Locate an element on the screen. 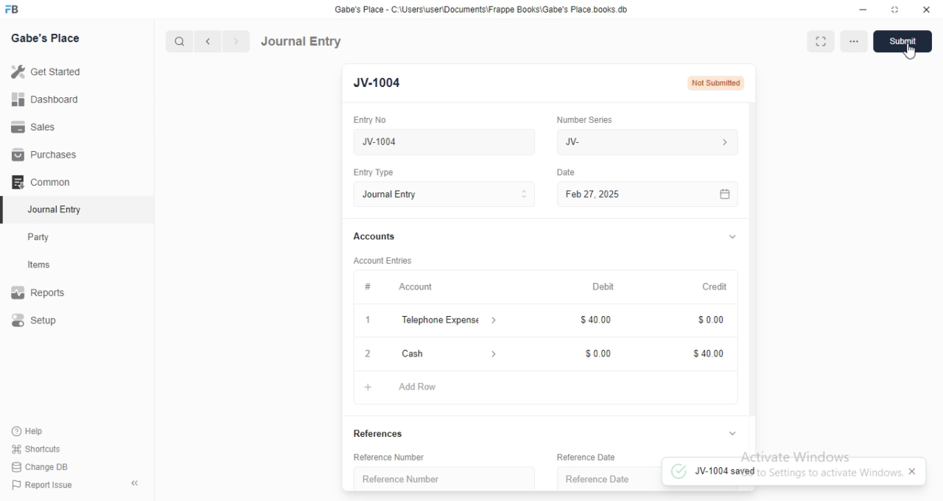 This screenshot has height=501, width=943. FB is located at coordinates (14, 8).